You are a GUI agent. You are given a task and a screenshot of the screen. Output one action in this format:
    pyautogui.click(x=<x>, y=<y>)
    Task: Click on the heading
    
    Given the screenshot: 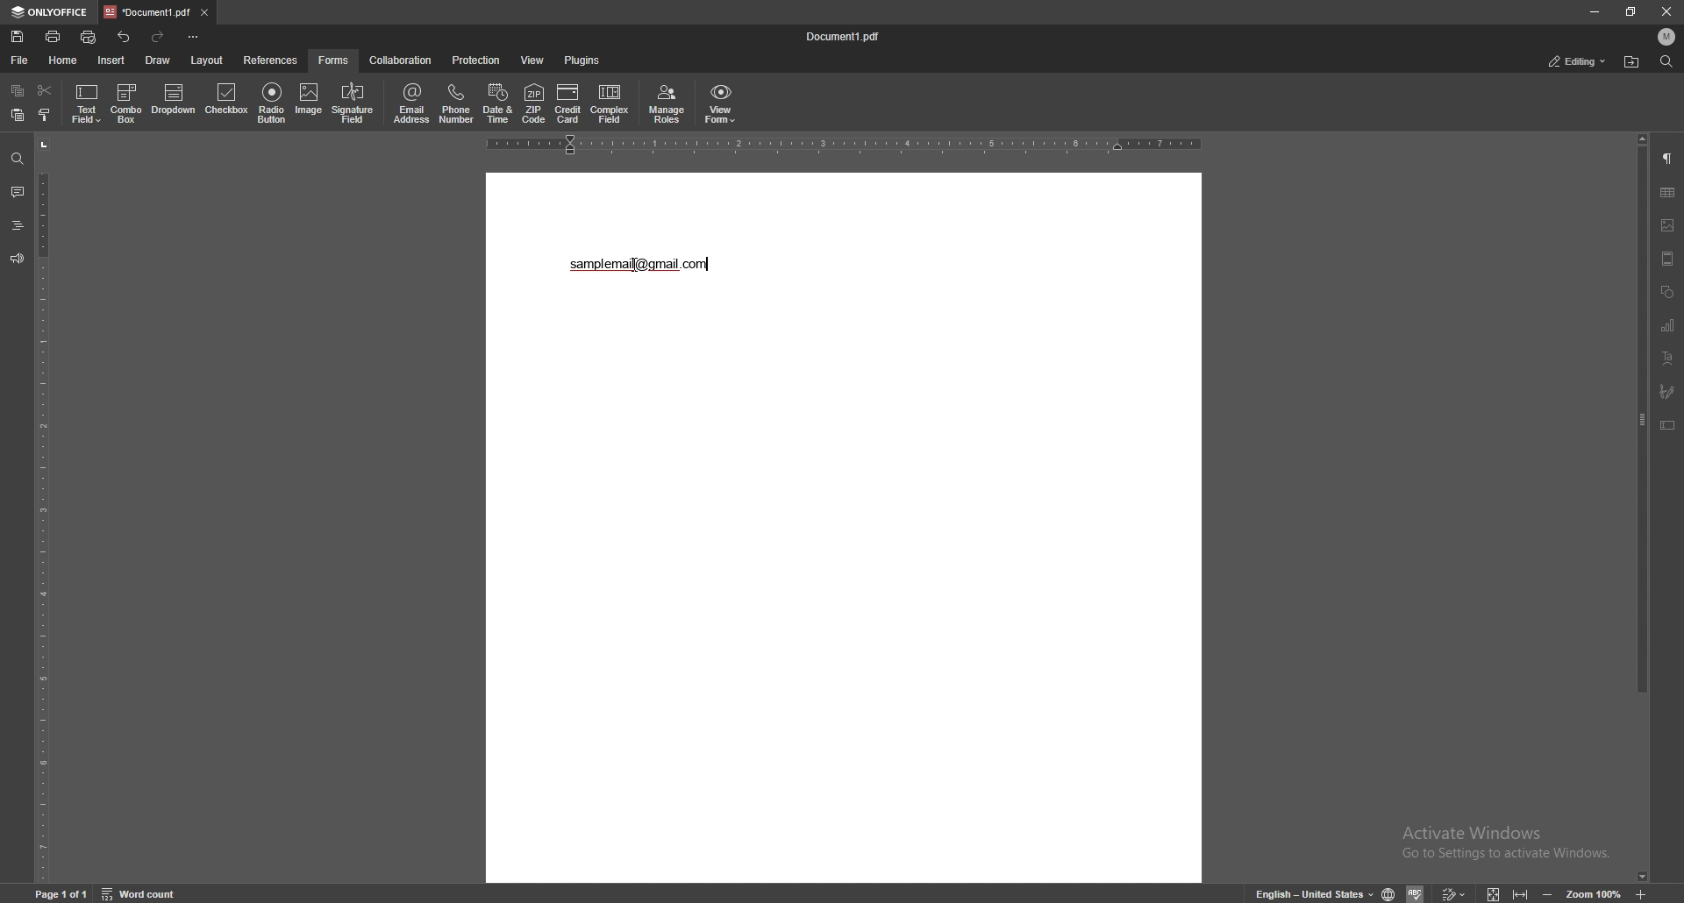 What is the action you would take?
    pyautogui.click(x=17, y=225)
    